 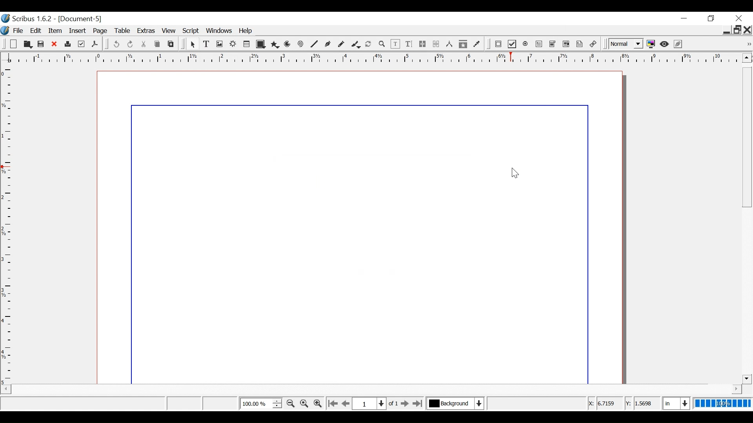 What do you see at coordinates (291, 403) in the screenshot?
I see `Zoom out` at bounding box center [291, 403].